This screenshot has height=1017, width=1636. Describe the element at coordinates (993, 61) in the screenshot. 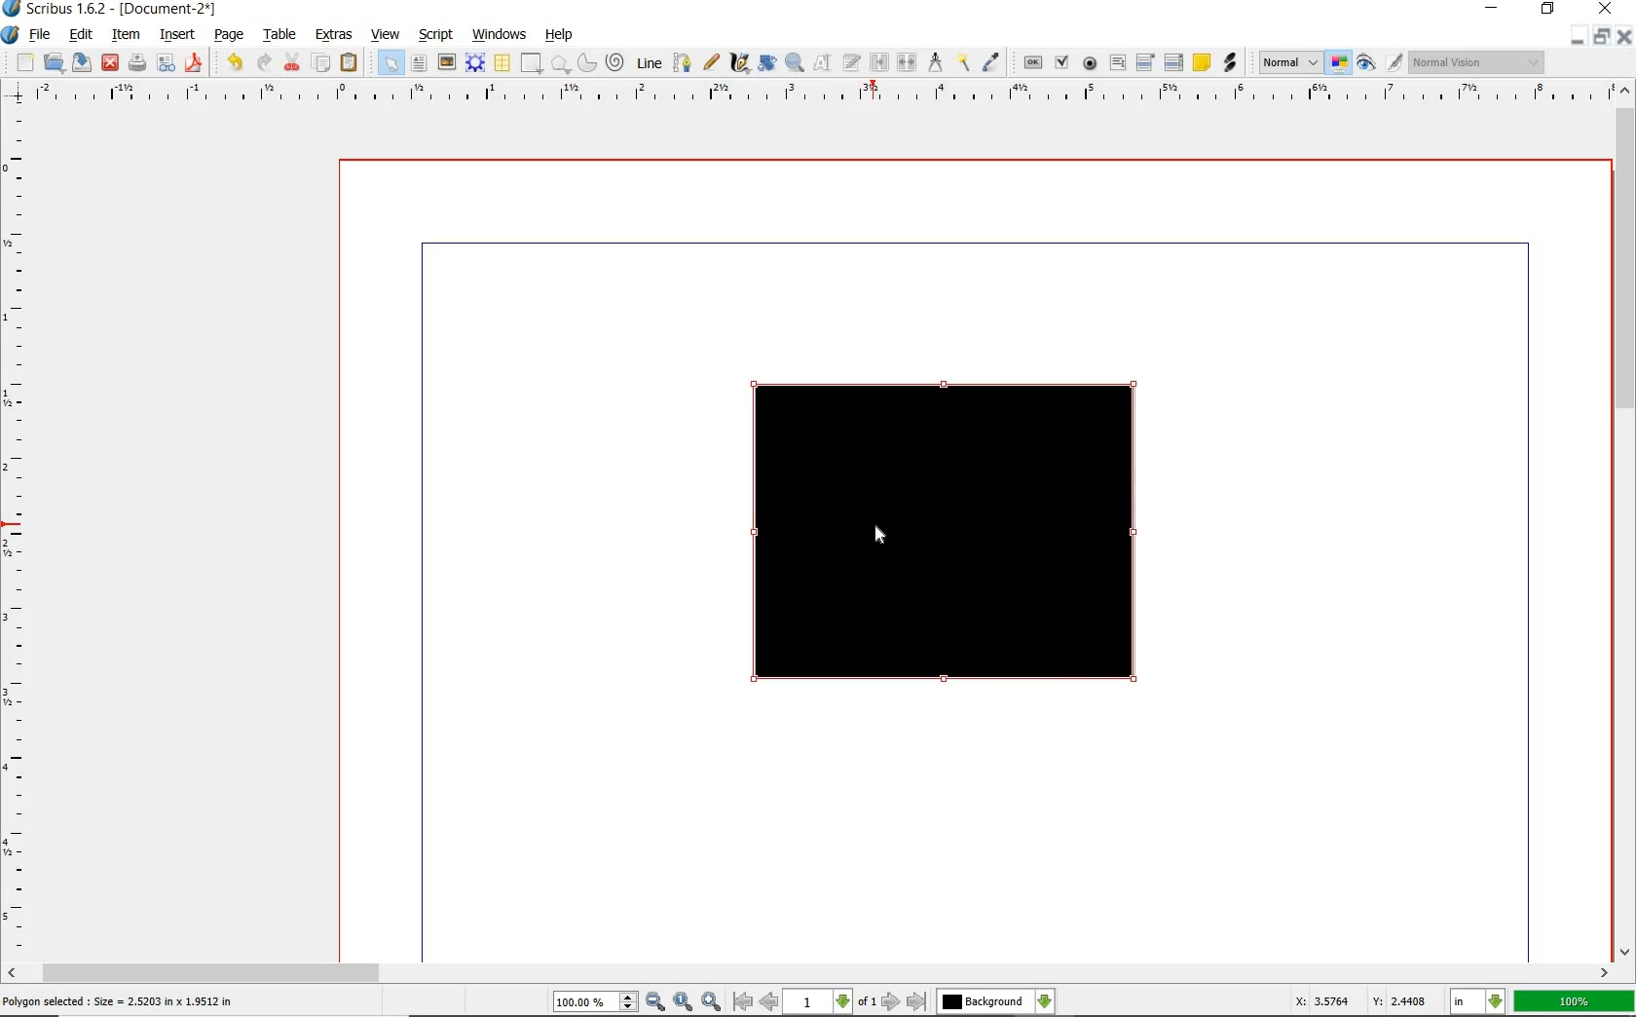

I see `eye dropper` at that location.